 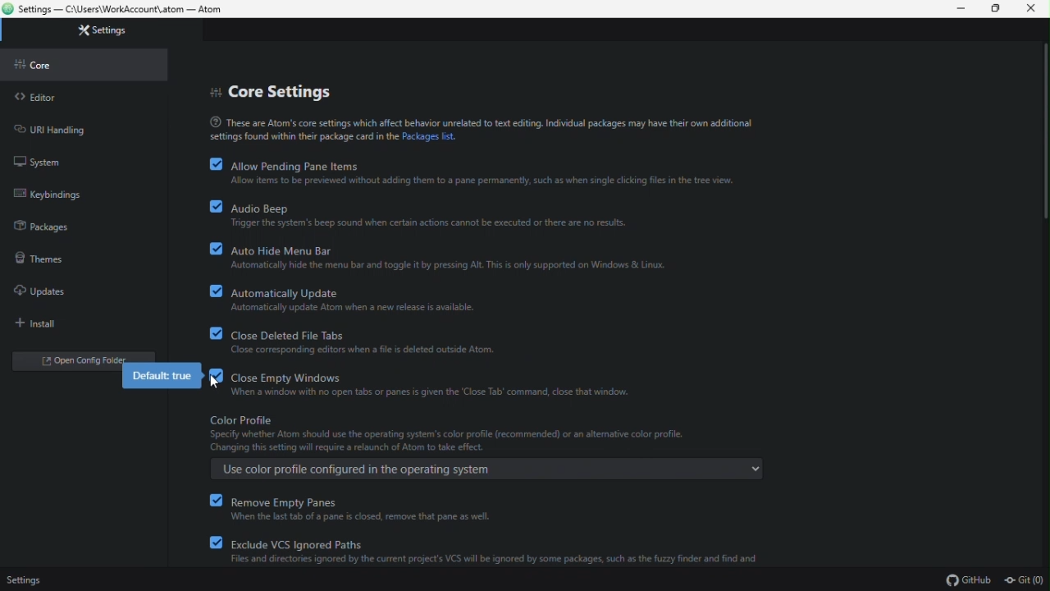 What do you see at coordinates (164, 378) in the screenshot?
I see `default true` at bounding box center [164, 378].